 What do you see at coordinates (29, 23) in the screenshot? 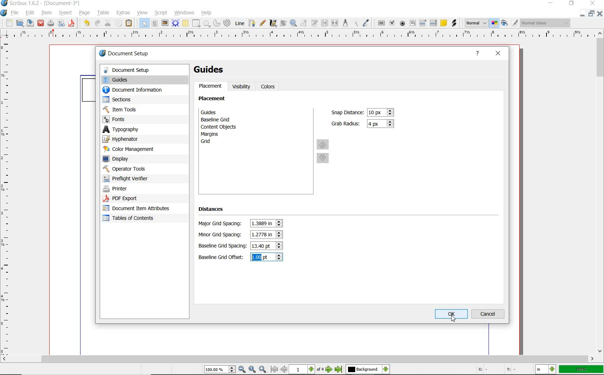
I see `save` at bounding box center [29, 23].